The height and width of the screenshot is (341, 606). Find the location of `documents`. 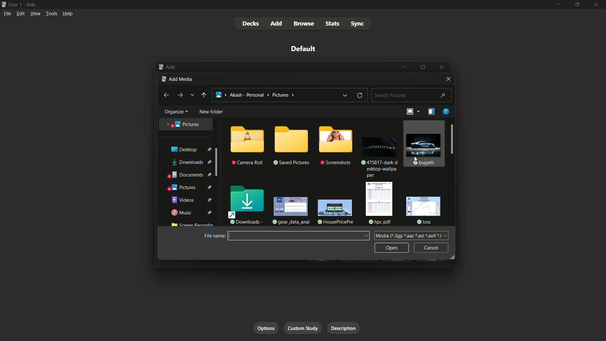

documents is located at coordinates (188, 175).